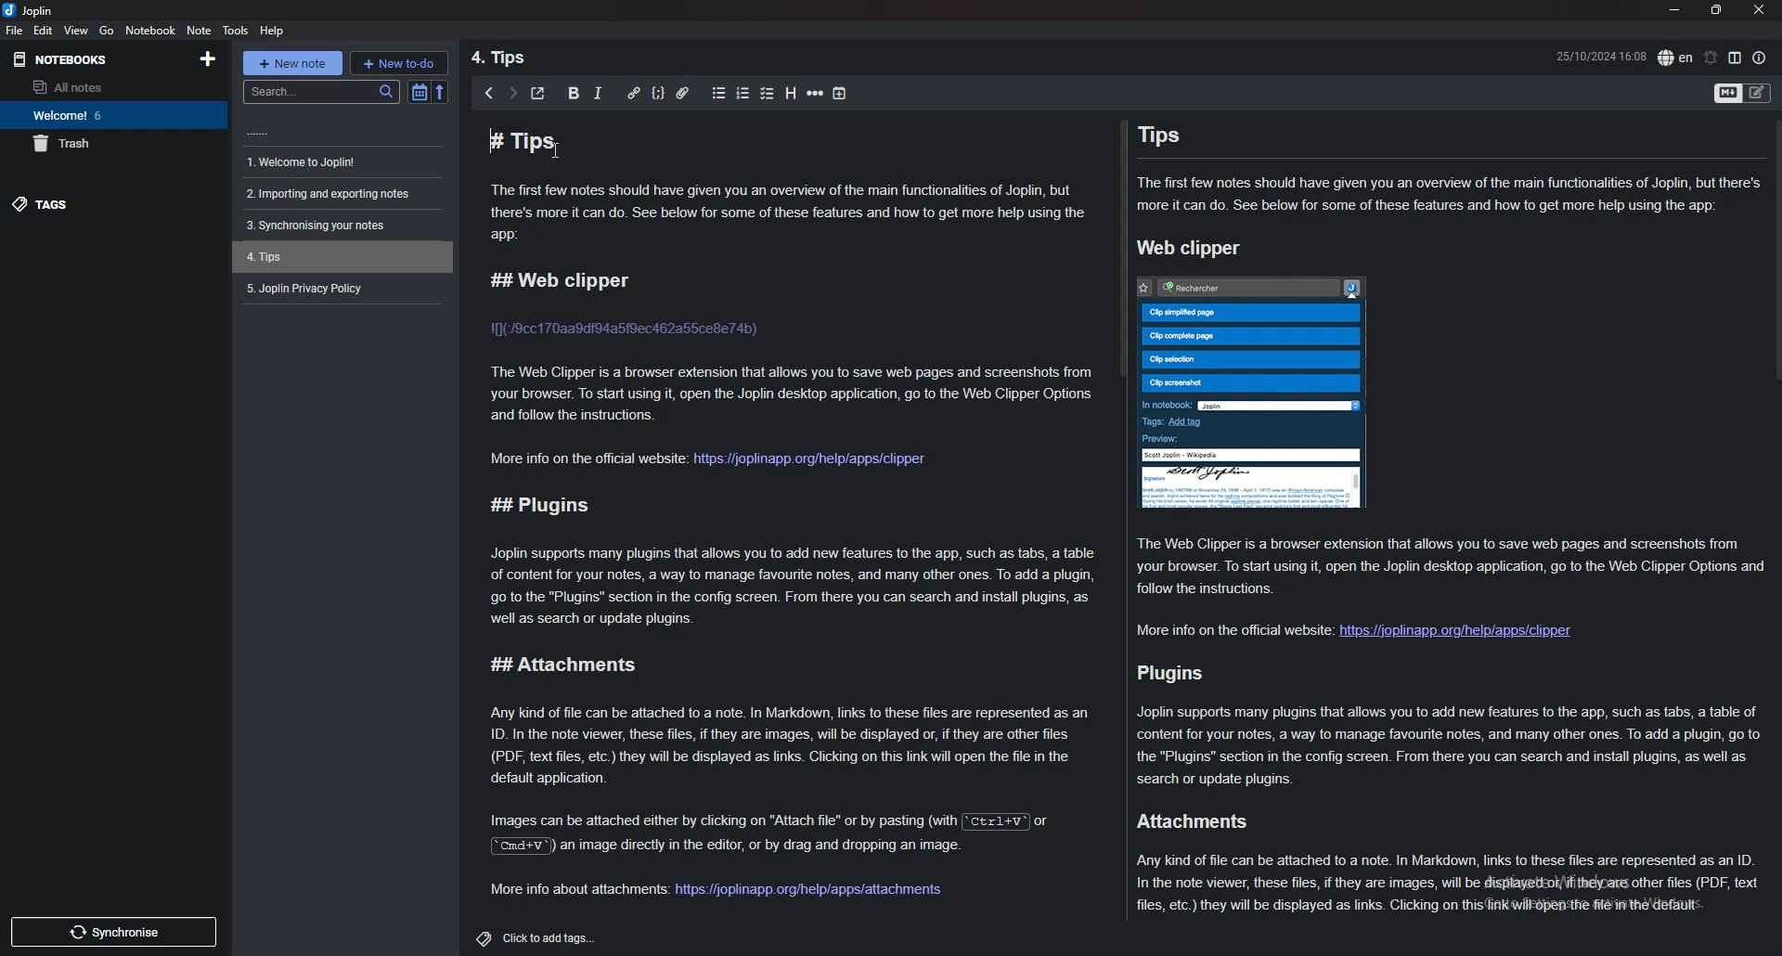 This screenshot has height=956, width=1782. Describe the element at coordinates (1676, 10) in the screenshot. I see `minimize` at that location.